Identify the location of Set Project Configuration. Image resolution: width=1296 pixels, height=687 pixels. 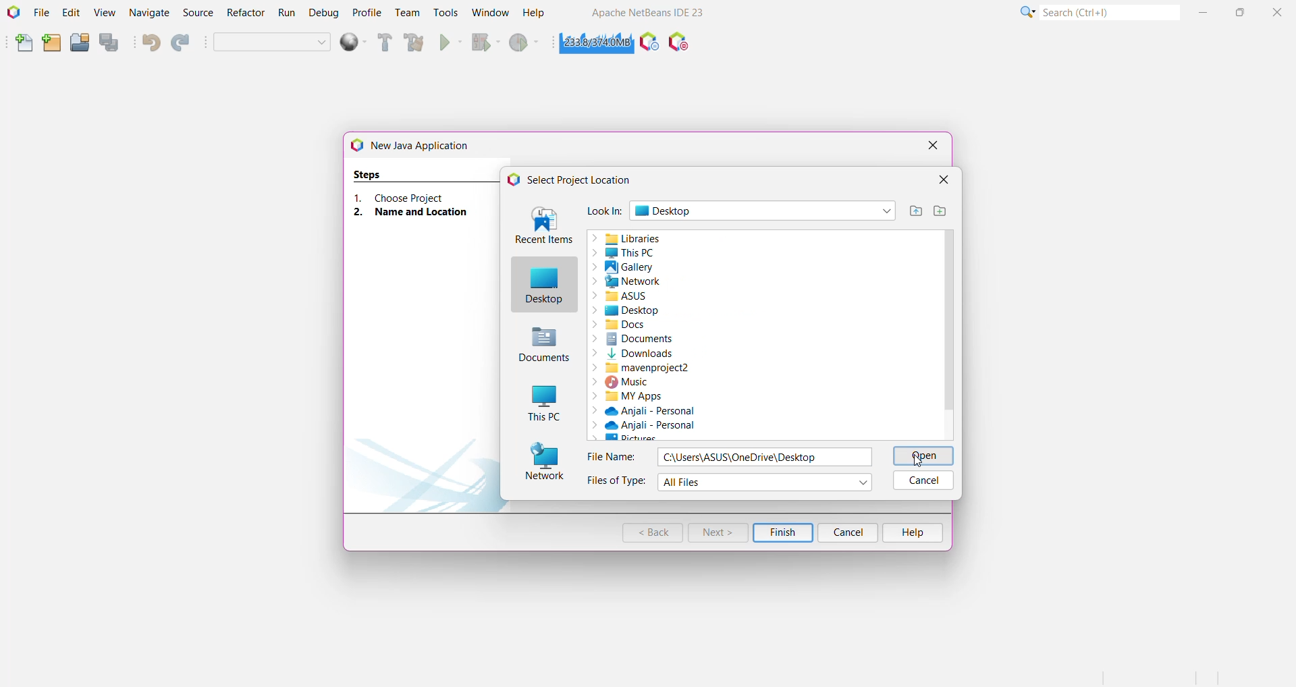
(272, 42).